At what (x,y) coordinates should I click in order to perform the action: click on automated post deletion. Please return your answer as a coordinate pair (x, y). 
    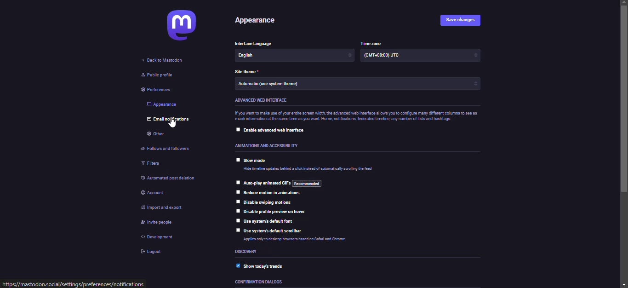
    Looking at the image, I should click on (173, 179).